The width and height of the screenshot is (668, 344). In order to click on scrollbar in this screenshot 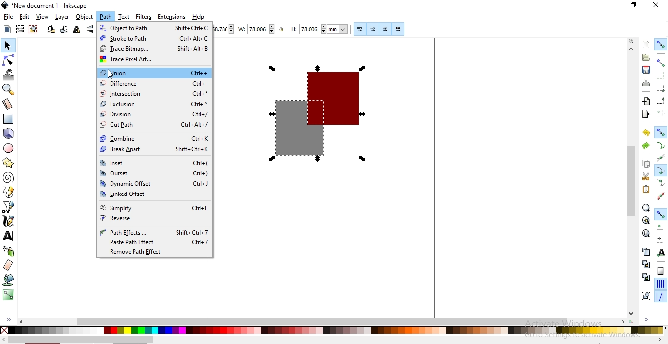, I will do `click(632, 180)`.